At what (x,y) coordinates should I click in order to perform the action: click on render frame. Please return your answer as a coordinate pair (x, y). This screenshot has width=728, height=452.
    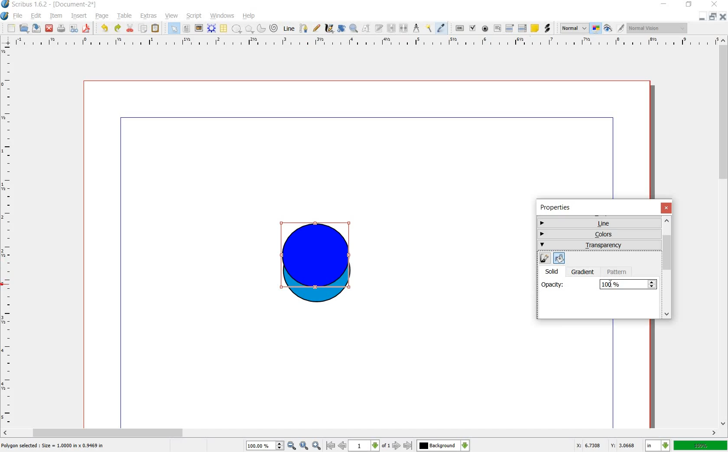
    Looking at the image, I should click on (211, 28).